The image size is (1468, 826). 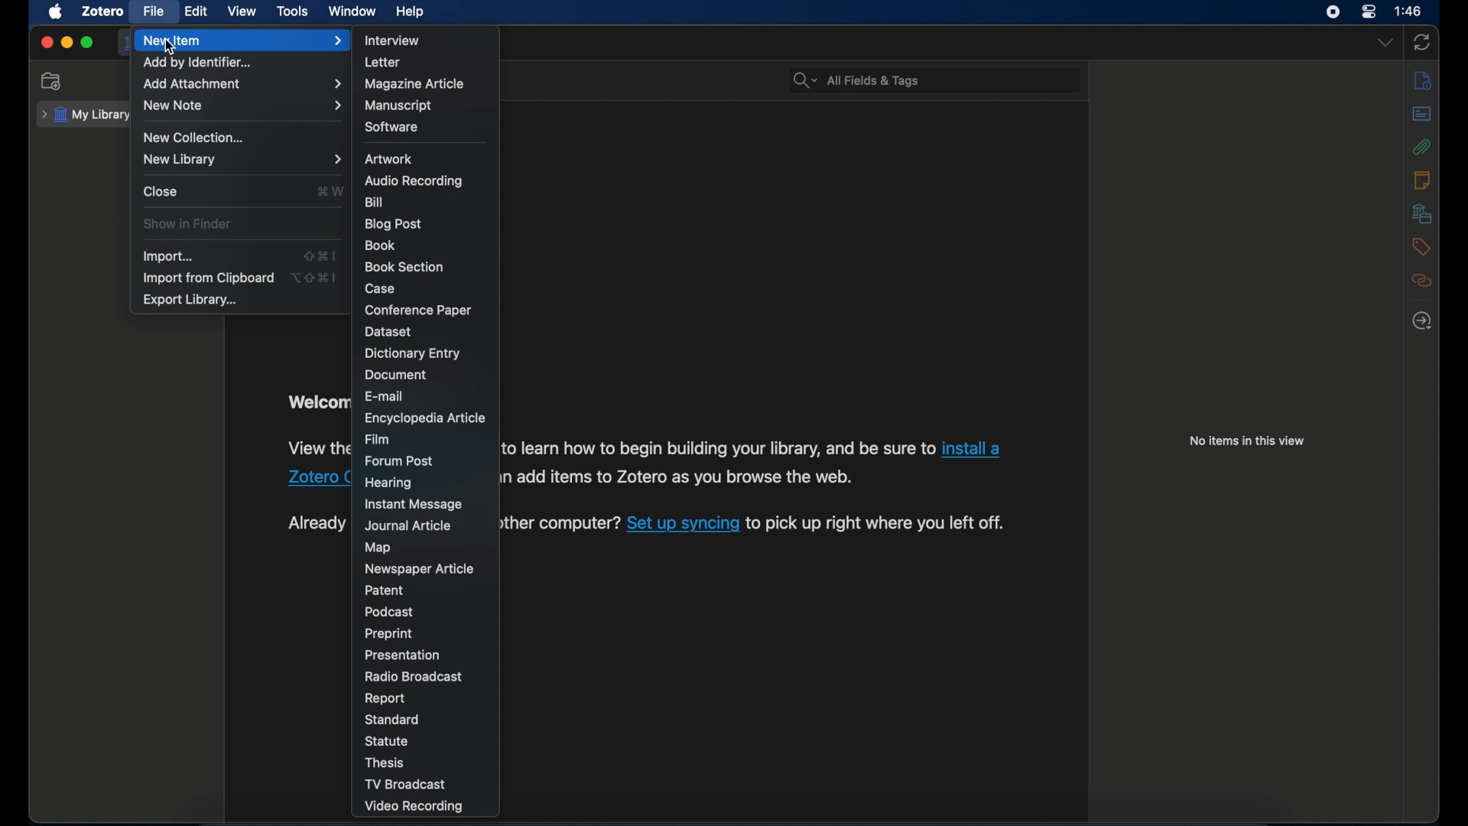 What do you see at coordinates (191, 301) in the screenshot?
I see `export library` at bounding box center [191, 301].